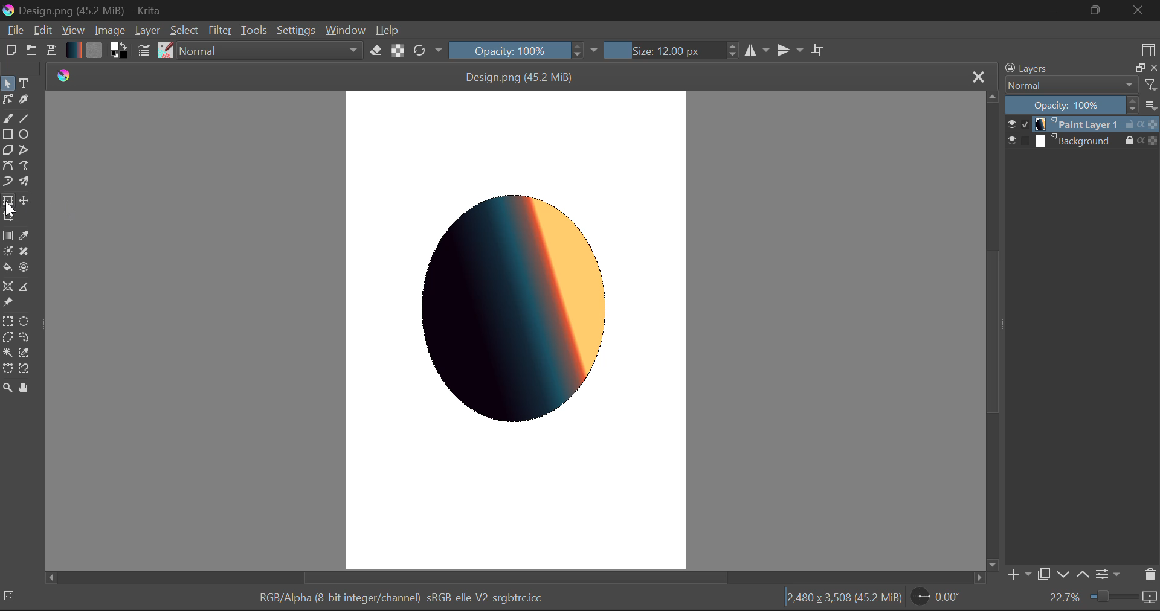 The height and width of the screenshot is (611, 1160). Describe the element at coordinates (7, 321) in the screenshot. I see `Rectangular Selection` at that location.